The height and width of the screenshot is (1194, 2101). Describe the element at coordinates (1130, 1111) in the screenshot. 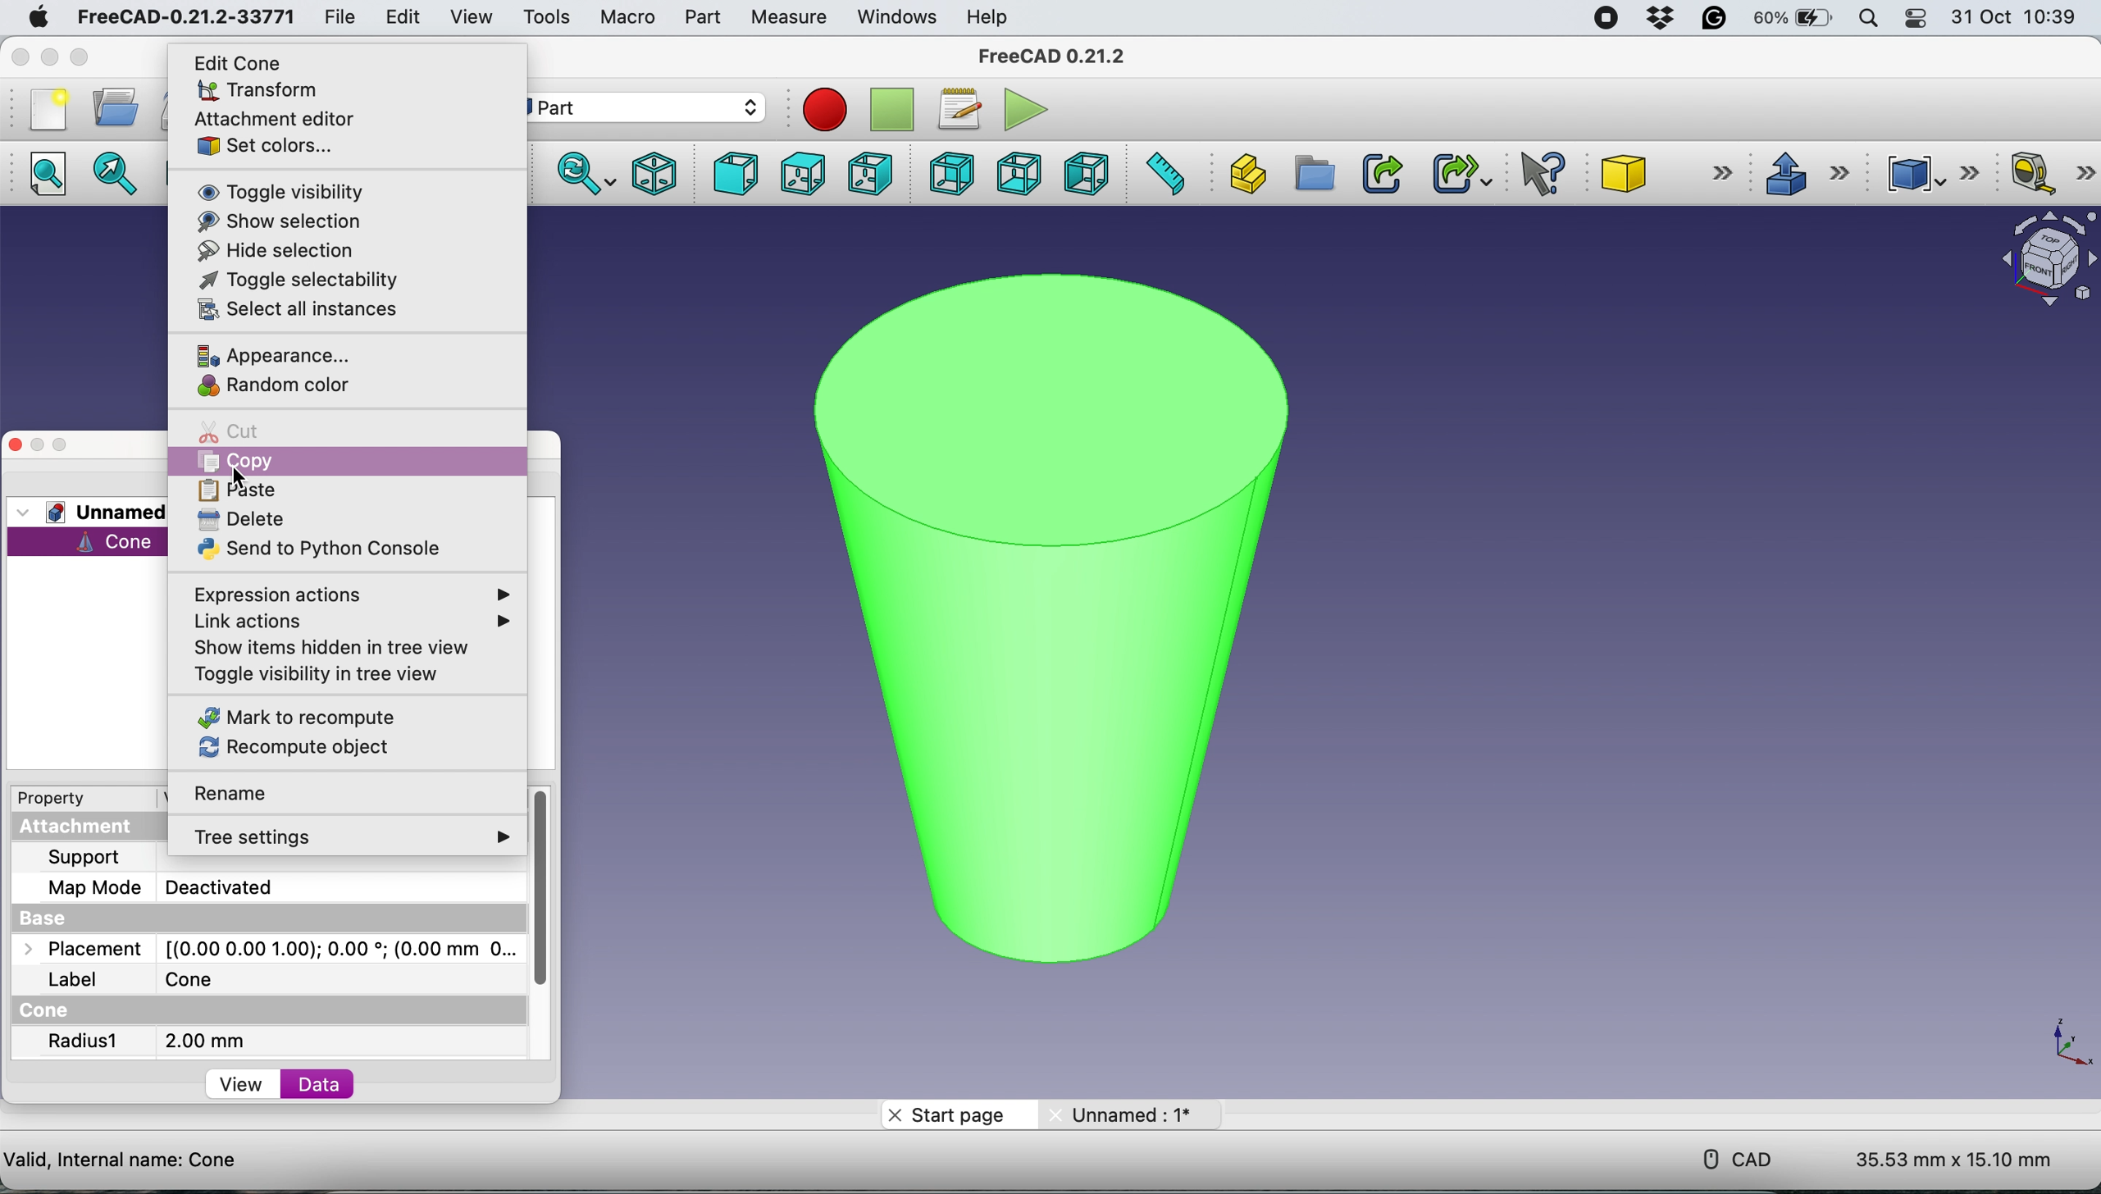

I see `unnamed : 1*` at that location.